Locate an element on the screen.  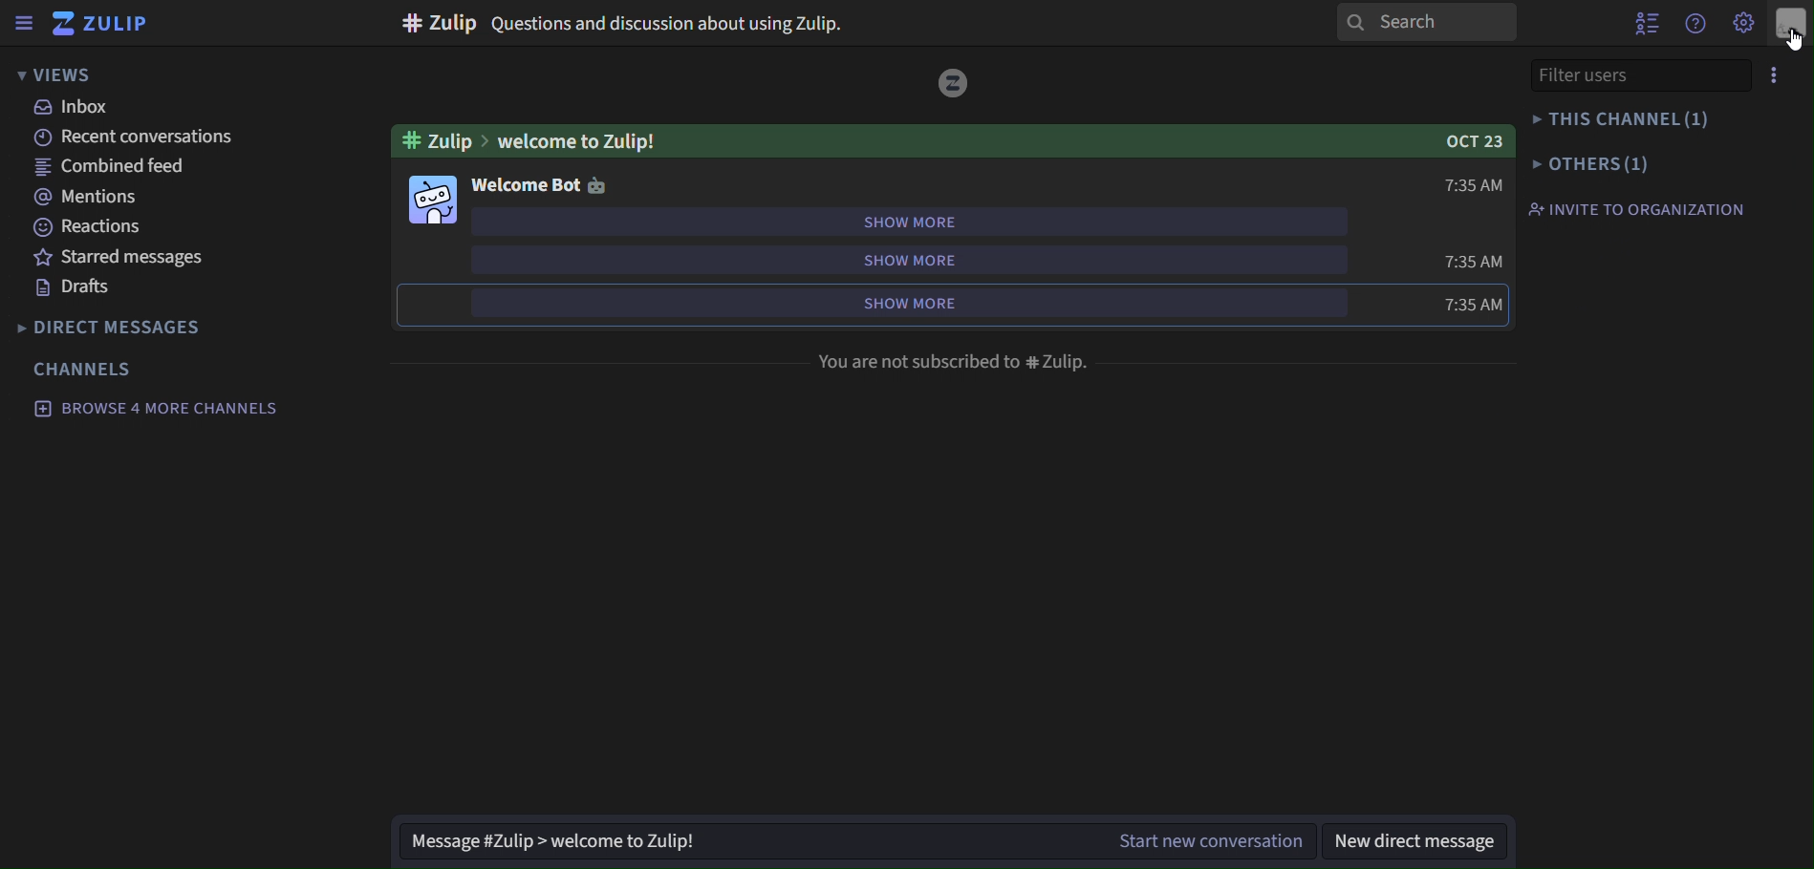
show more is located at coordinates (914, 263).